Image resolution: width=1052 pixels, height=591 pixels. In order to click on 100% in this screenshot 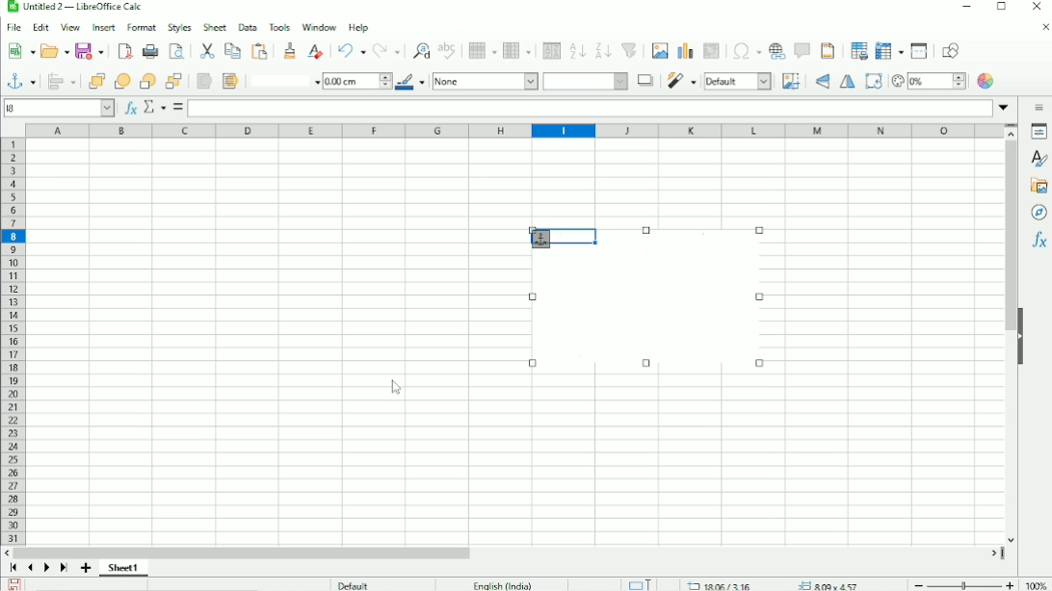, I will do `click(1038, 585)`.